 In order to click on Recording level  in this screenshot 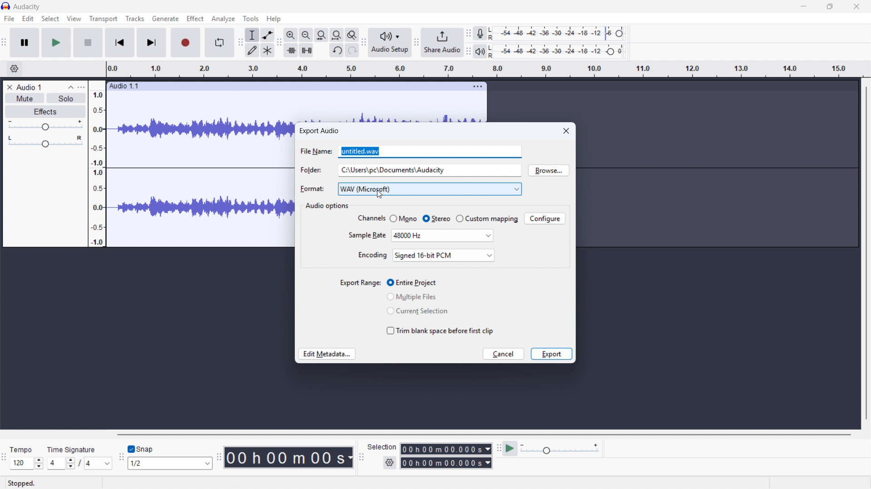, I will do `click(560, 33)`.